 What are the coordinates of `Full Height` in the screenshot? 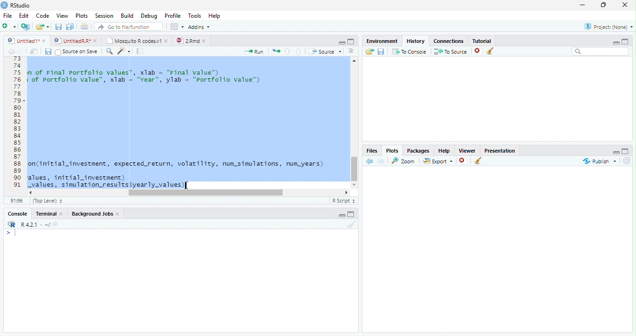 It's located at (626, 150).